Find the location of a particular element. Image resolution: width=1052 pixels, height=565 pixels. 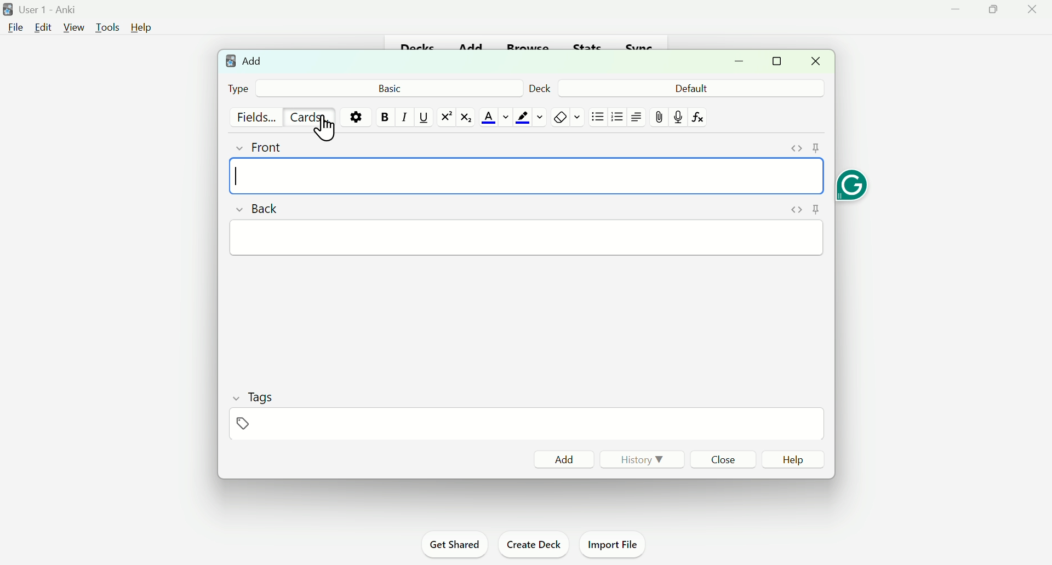

resize is located at coordinates (993, 9).